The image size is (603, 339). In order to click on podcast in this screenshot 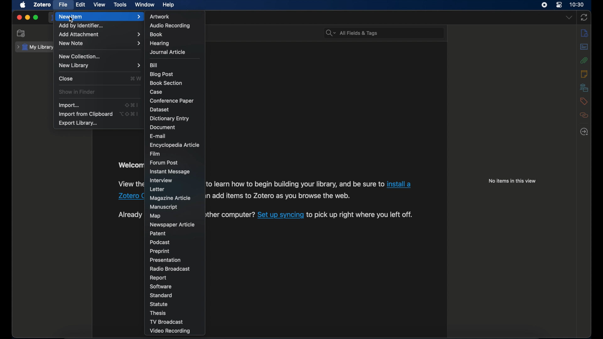, I will do `click(160, 242)`.